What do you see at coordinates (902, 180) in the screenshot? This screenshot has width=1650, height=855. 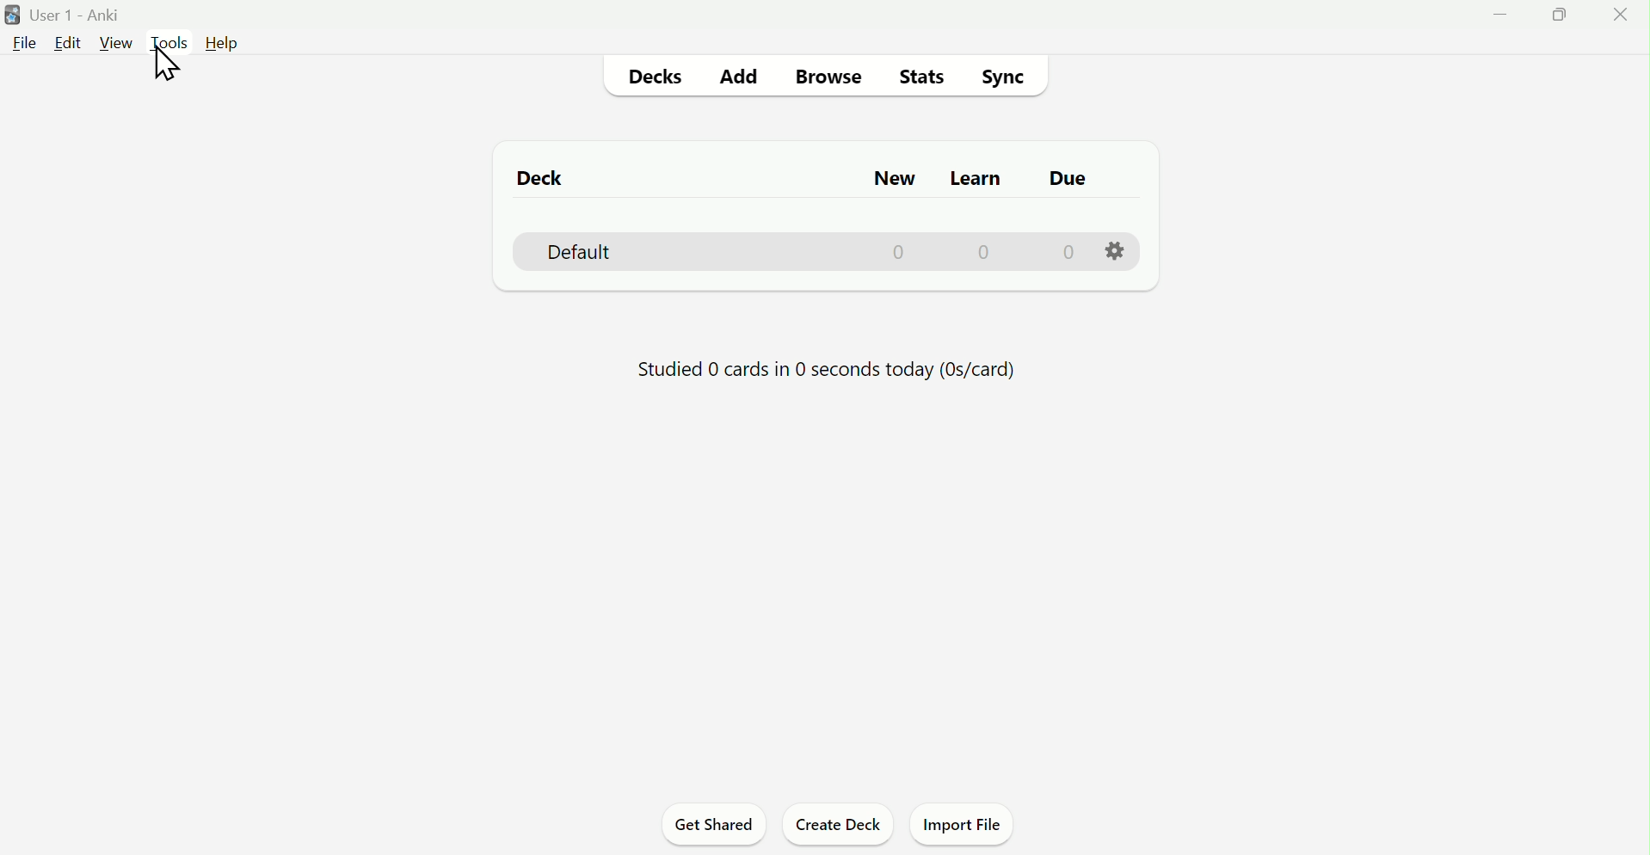 I see `New` at bounding box center [902, 180].